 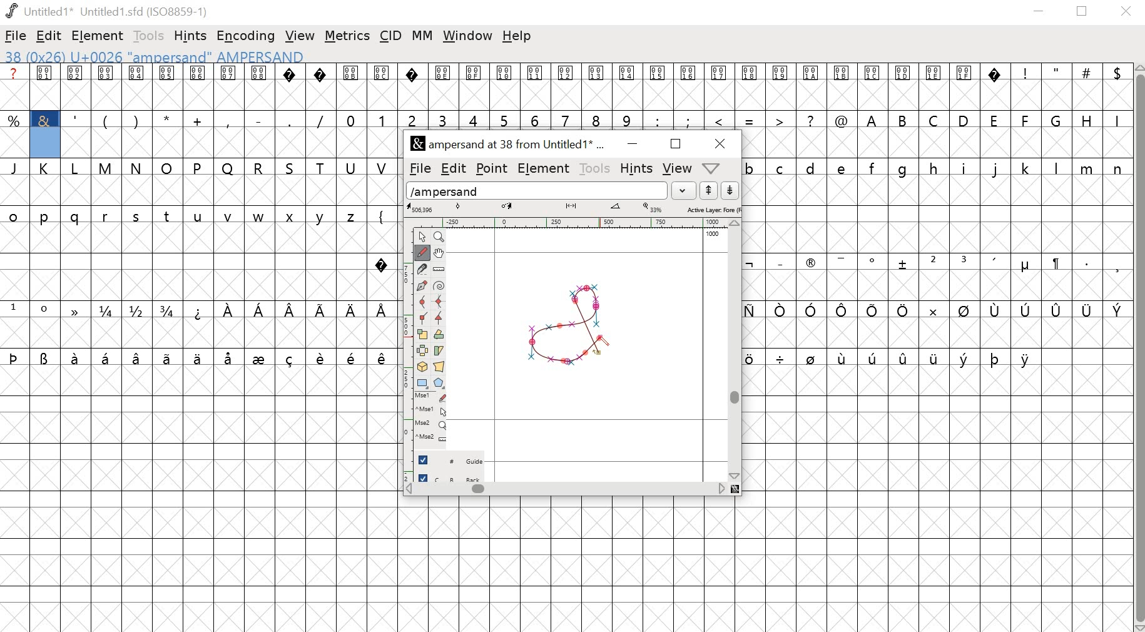 What do you see at coordinates (1039, 13) in the screenshot?
I see `minimize` at bounding box center [1039, 13].